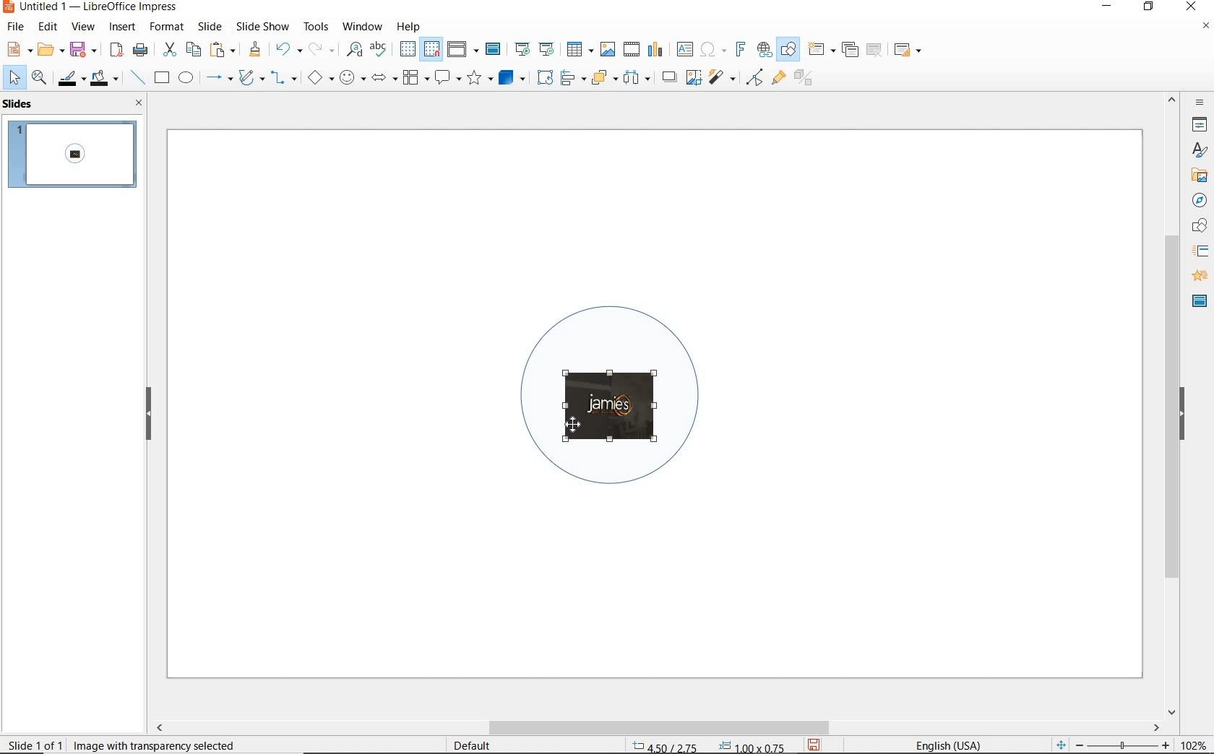 This screenshot has height=754, width=1214. I want to click on new, so click(17, 48).